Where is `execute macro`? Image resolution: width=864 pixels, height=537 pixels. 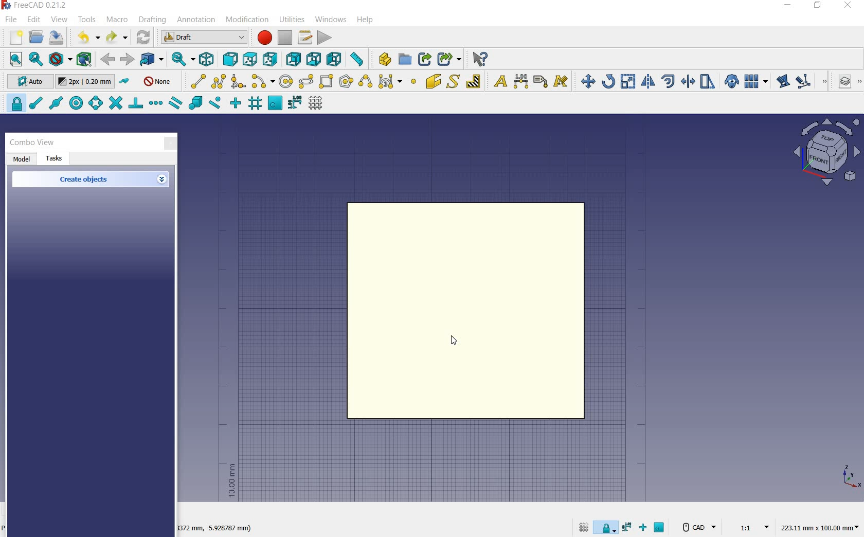 execute macro is located at coordinates (325, 38).